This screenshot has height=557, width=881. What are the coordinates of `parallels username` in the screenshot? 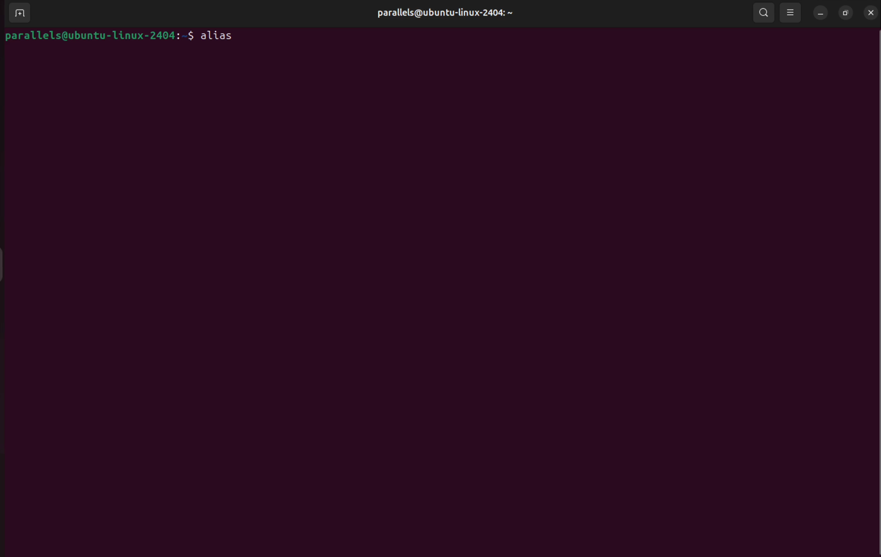 It's located at (441, 13).